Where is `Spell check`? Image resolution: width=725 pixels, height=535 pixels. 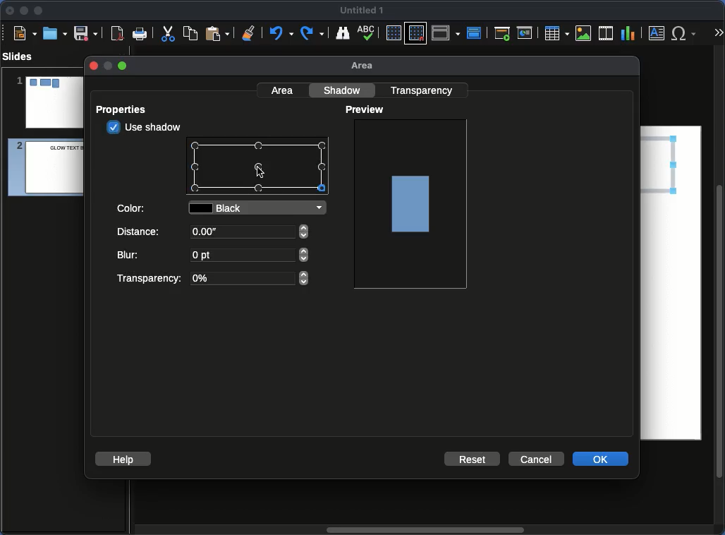
Spell check is located at coordinates (367, 34).